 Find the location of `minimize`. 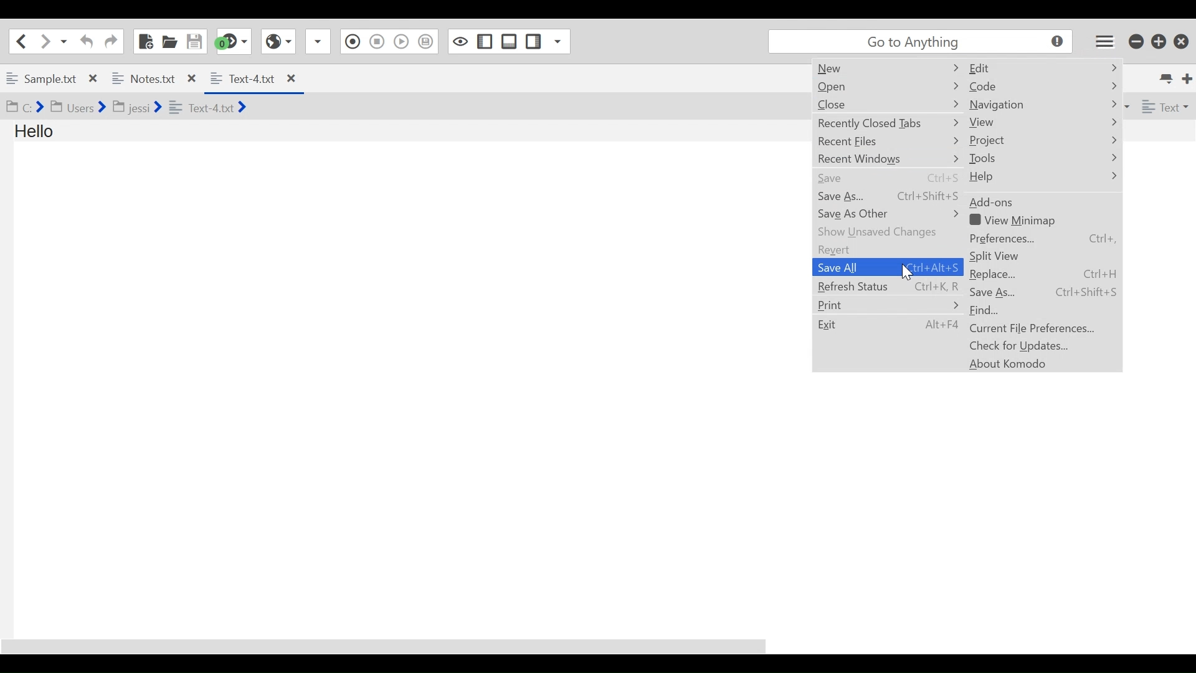

minimize is located at coordinates (1136, 41).